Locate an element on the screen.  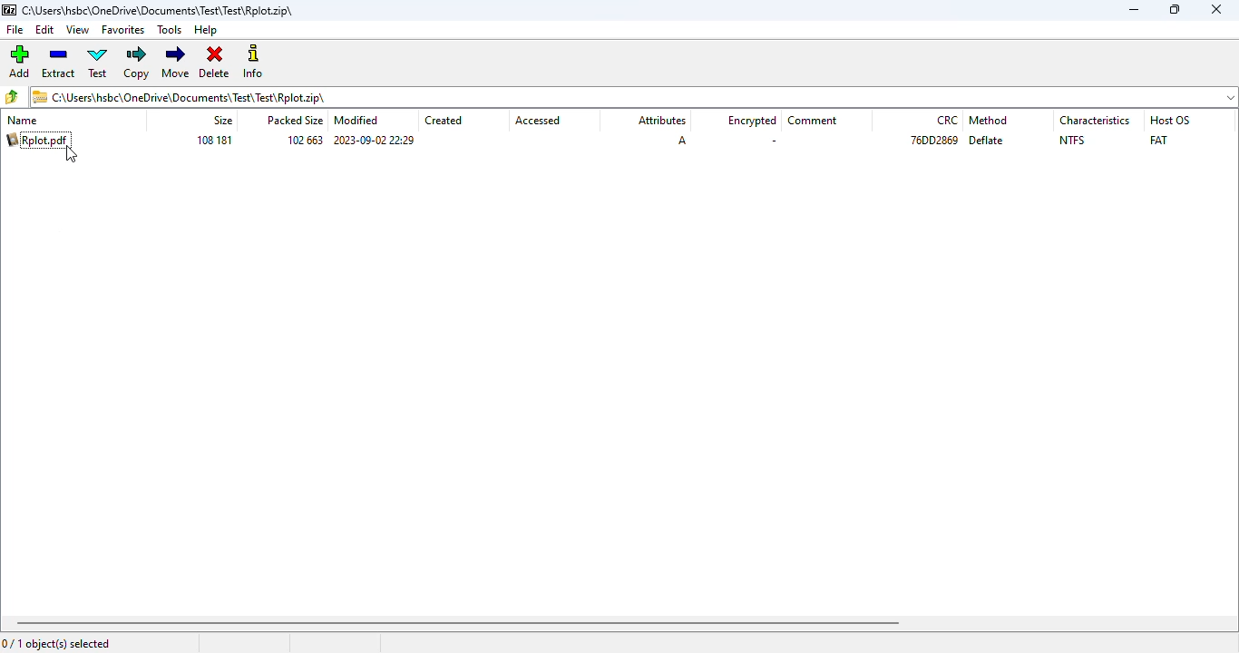
view is located at coordinates (77, 30).